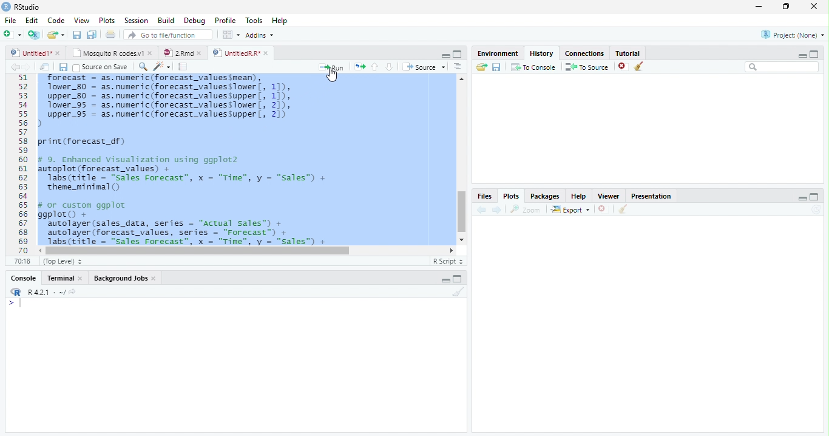 This screenshot has height=436, width=829. What do you see at coordinates (261, 35) in the screenshot?
I see `Addins` at bounding box center [261, 35].